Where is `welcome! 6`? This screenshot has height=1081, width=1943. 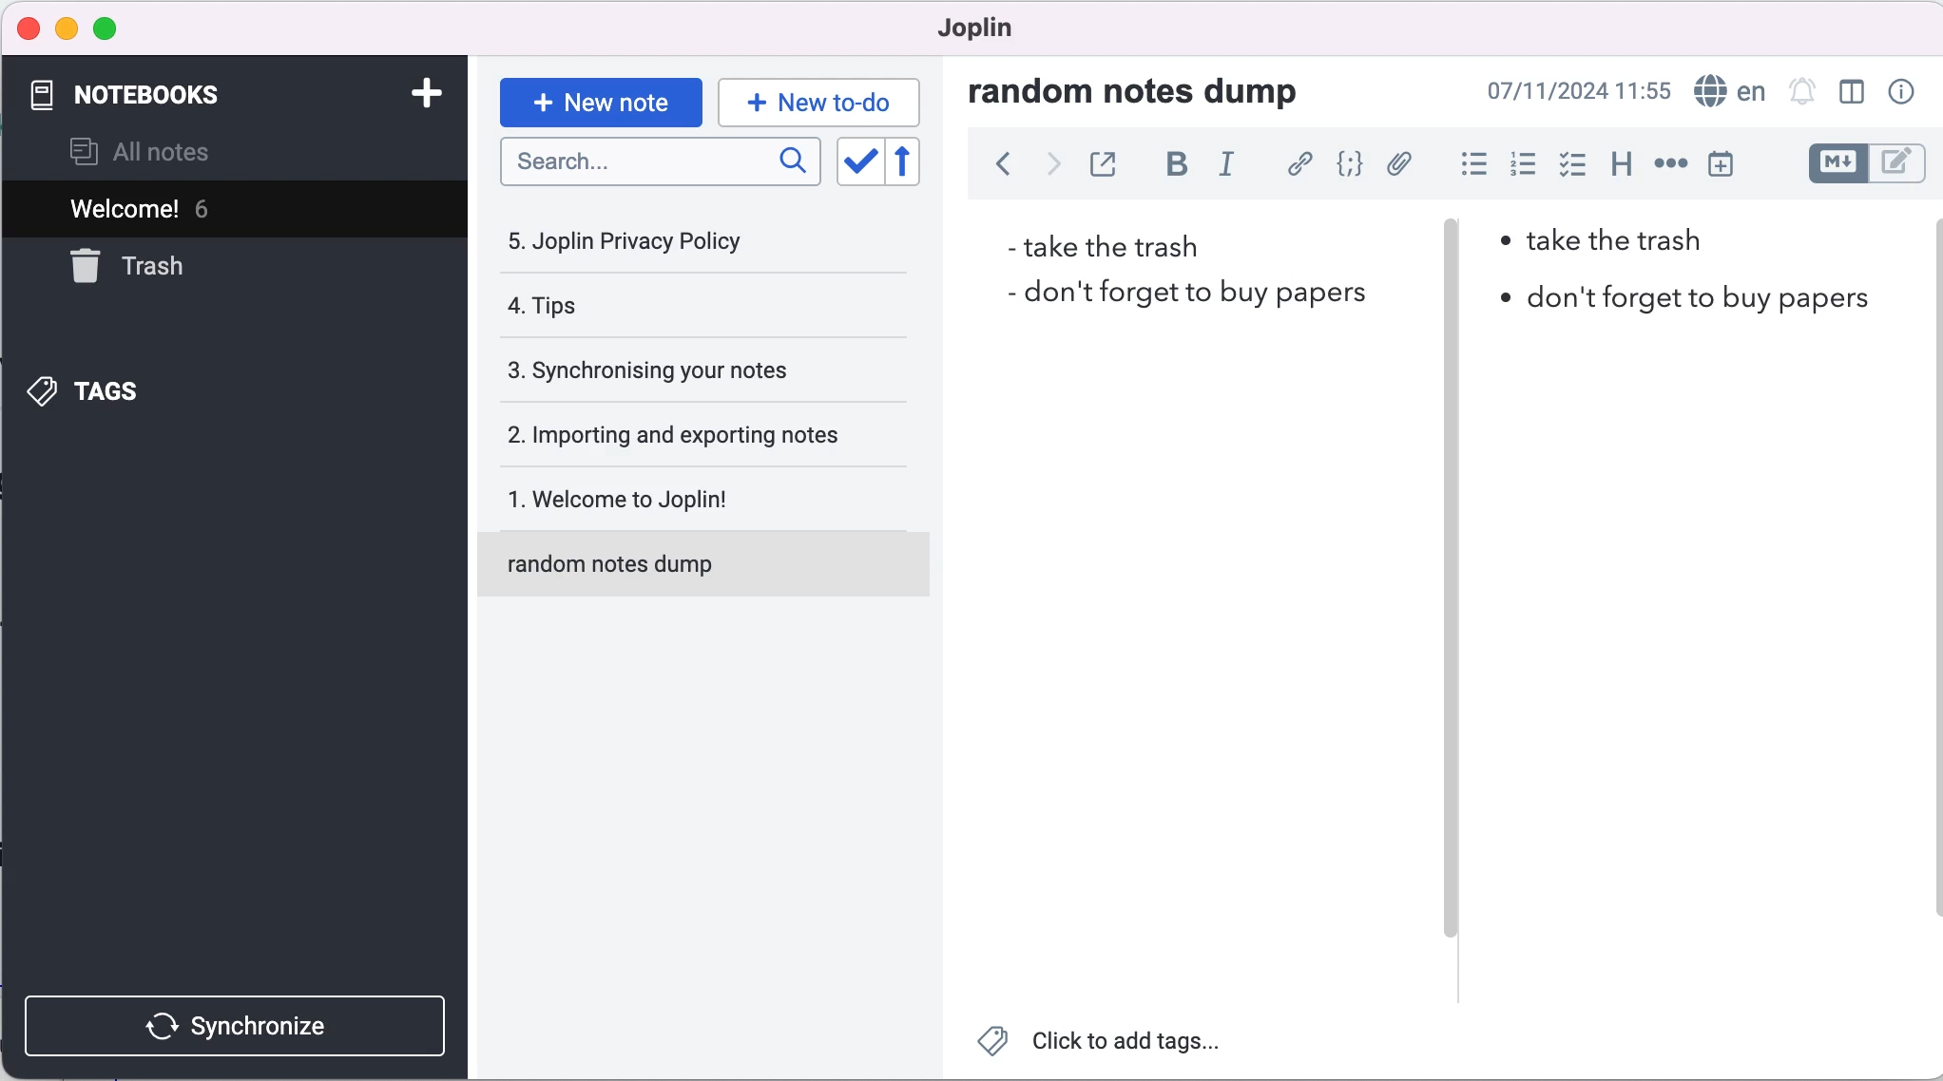
welcome! 6 is located at coordinates (183, 207).